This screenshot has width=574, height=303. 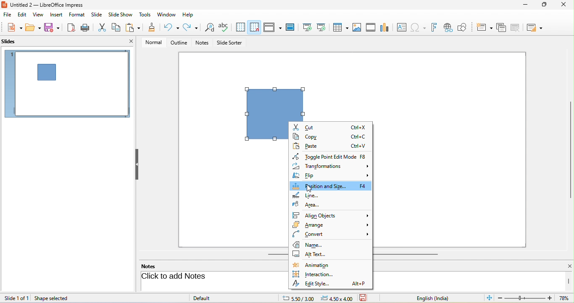 I want to click on window, so click(x=166, y=15).